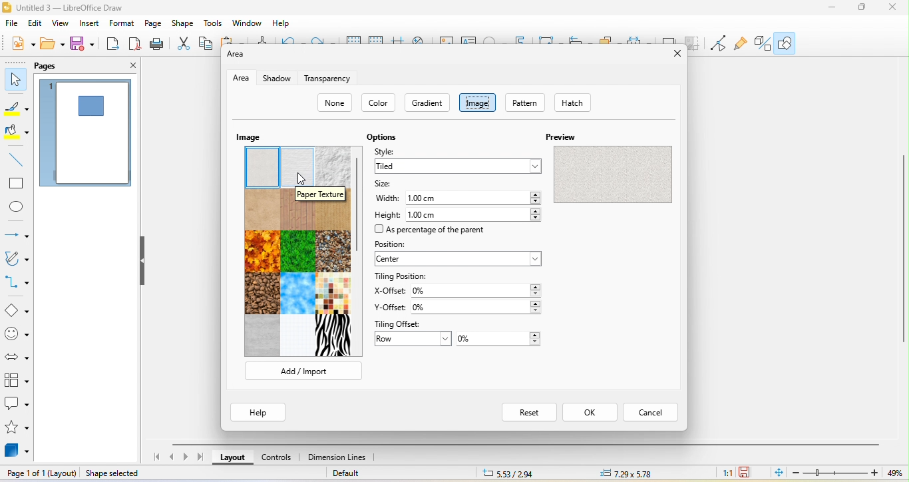 The width and height of the screenshot is (909, 482). What do you see at coordinates (389, 292) in the screenshot?
I see `x offset` at bounding box center [389, 292].